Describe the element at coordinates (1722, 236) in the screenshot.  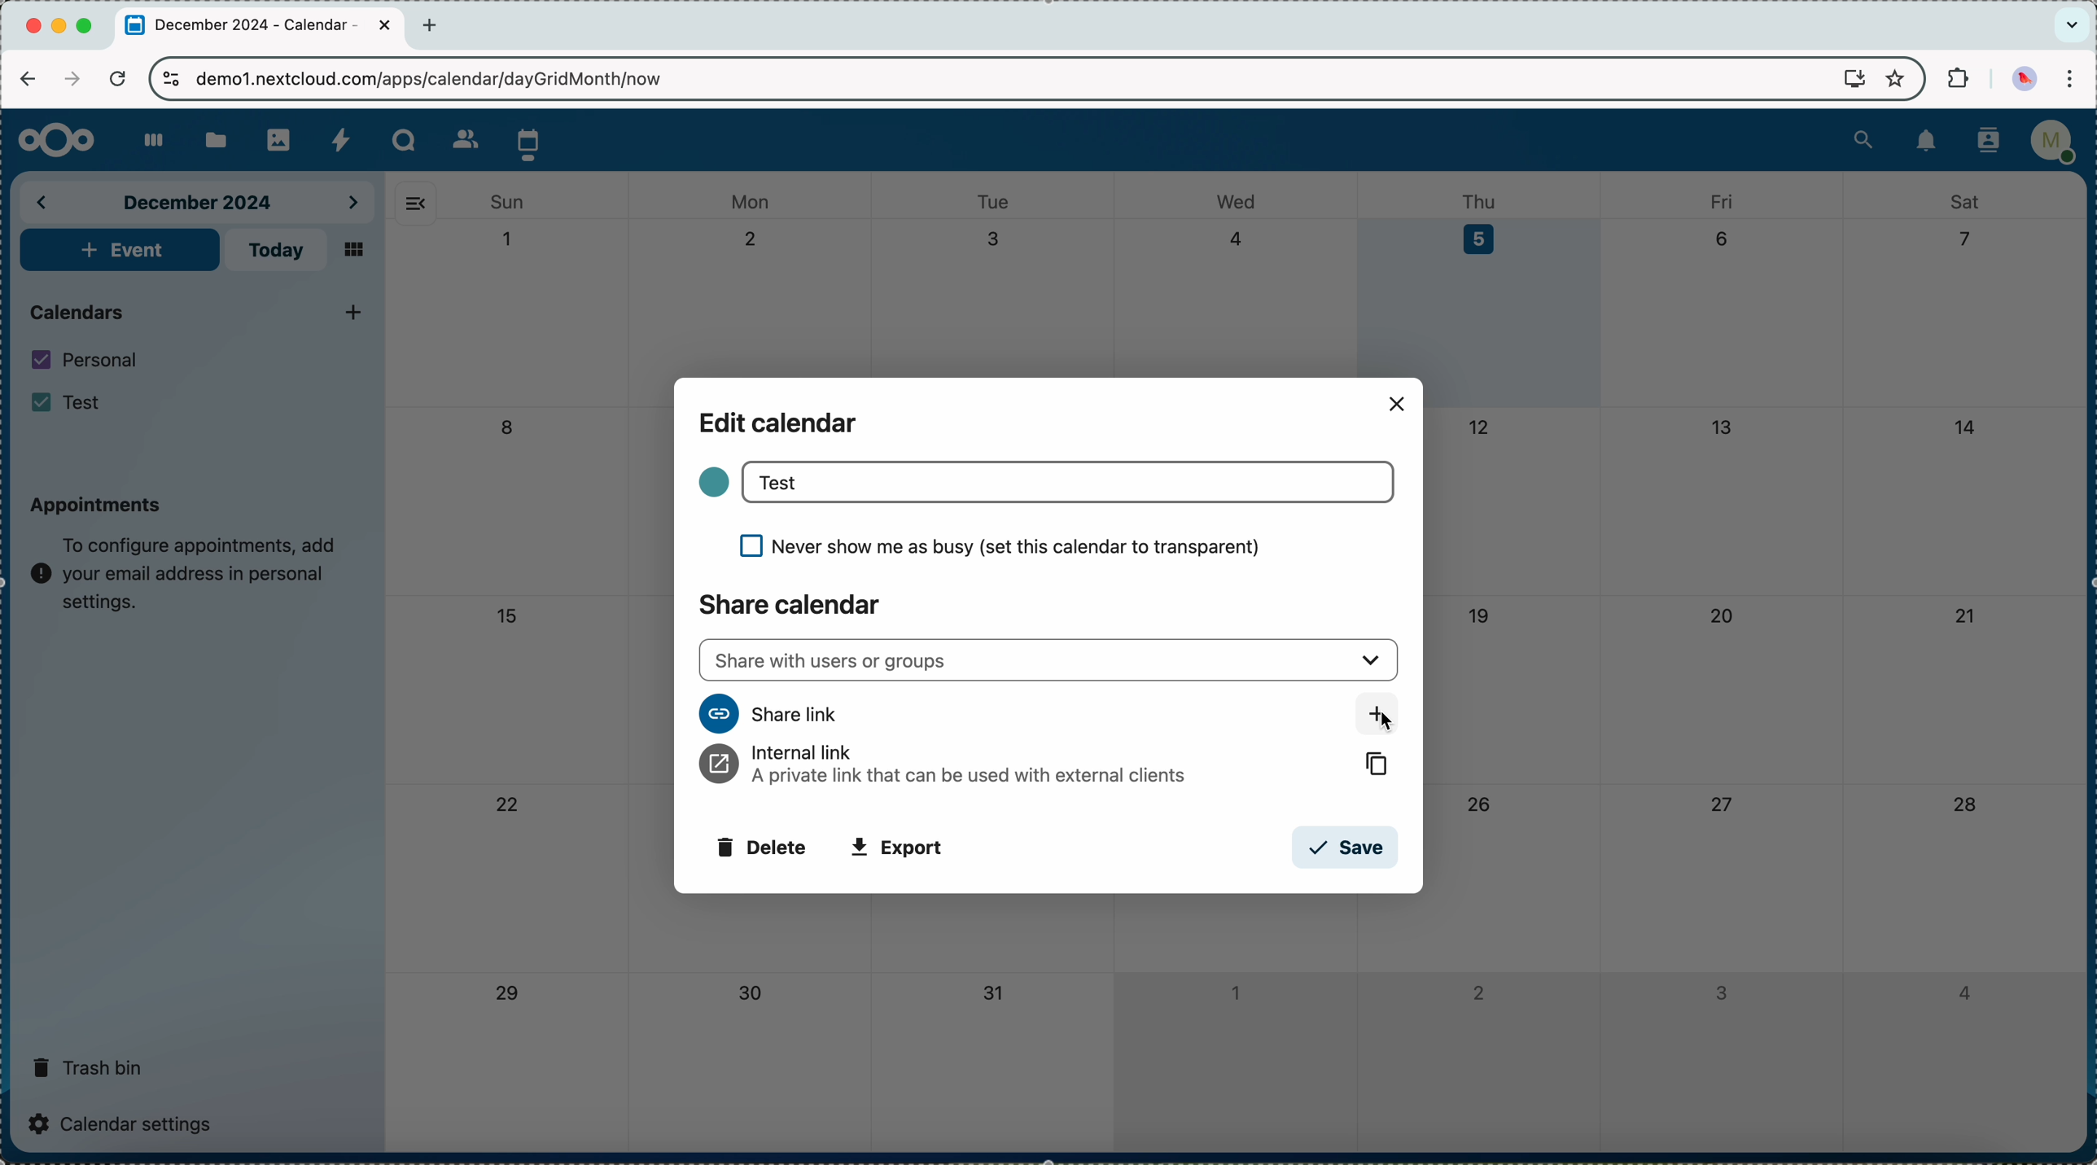
I see `6` at that location.